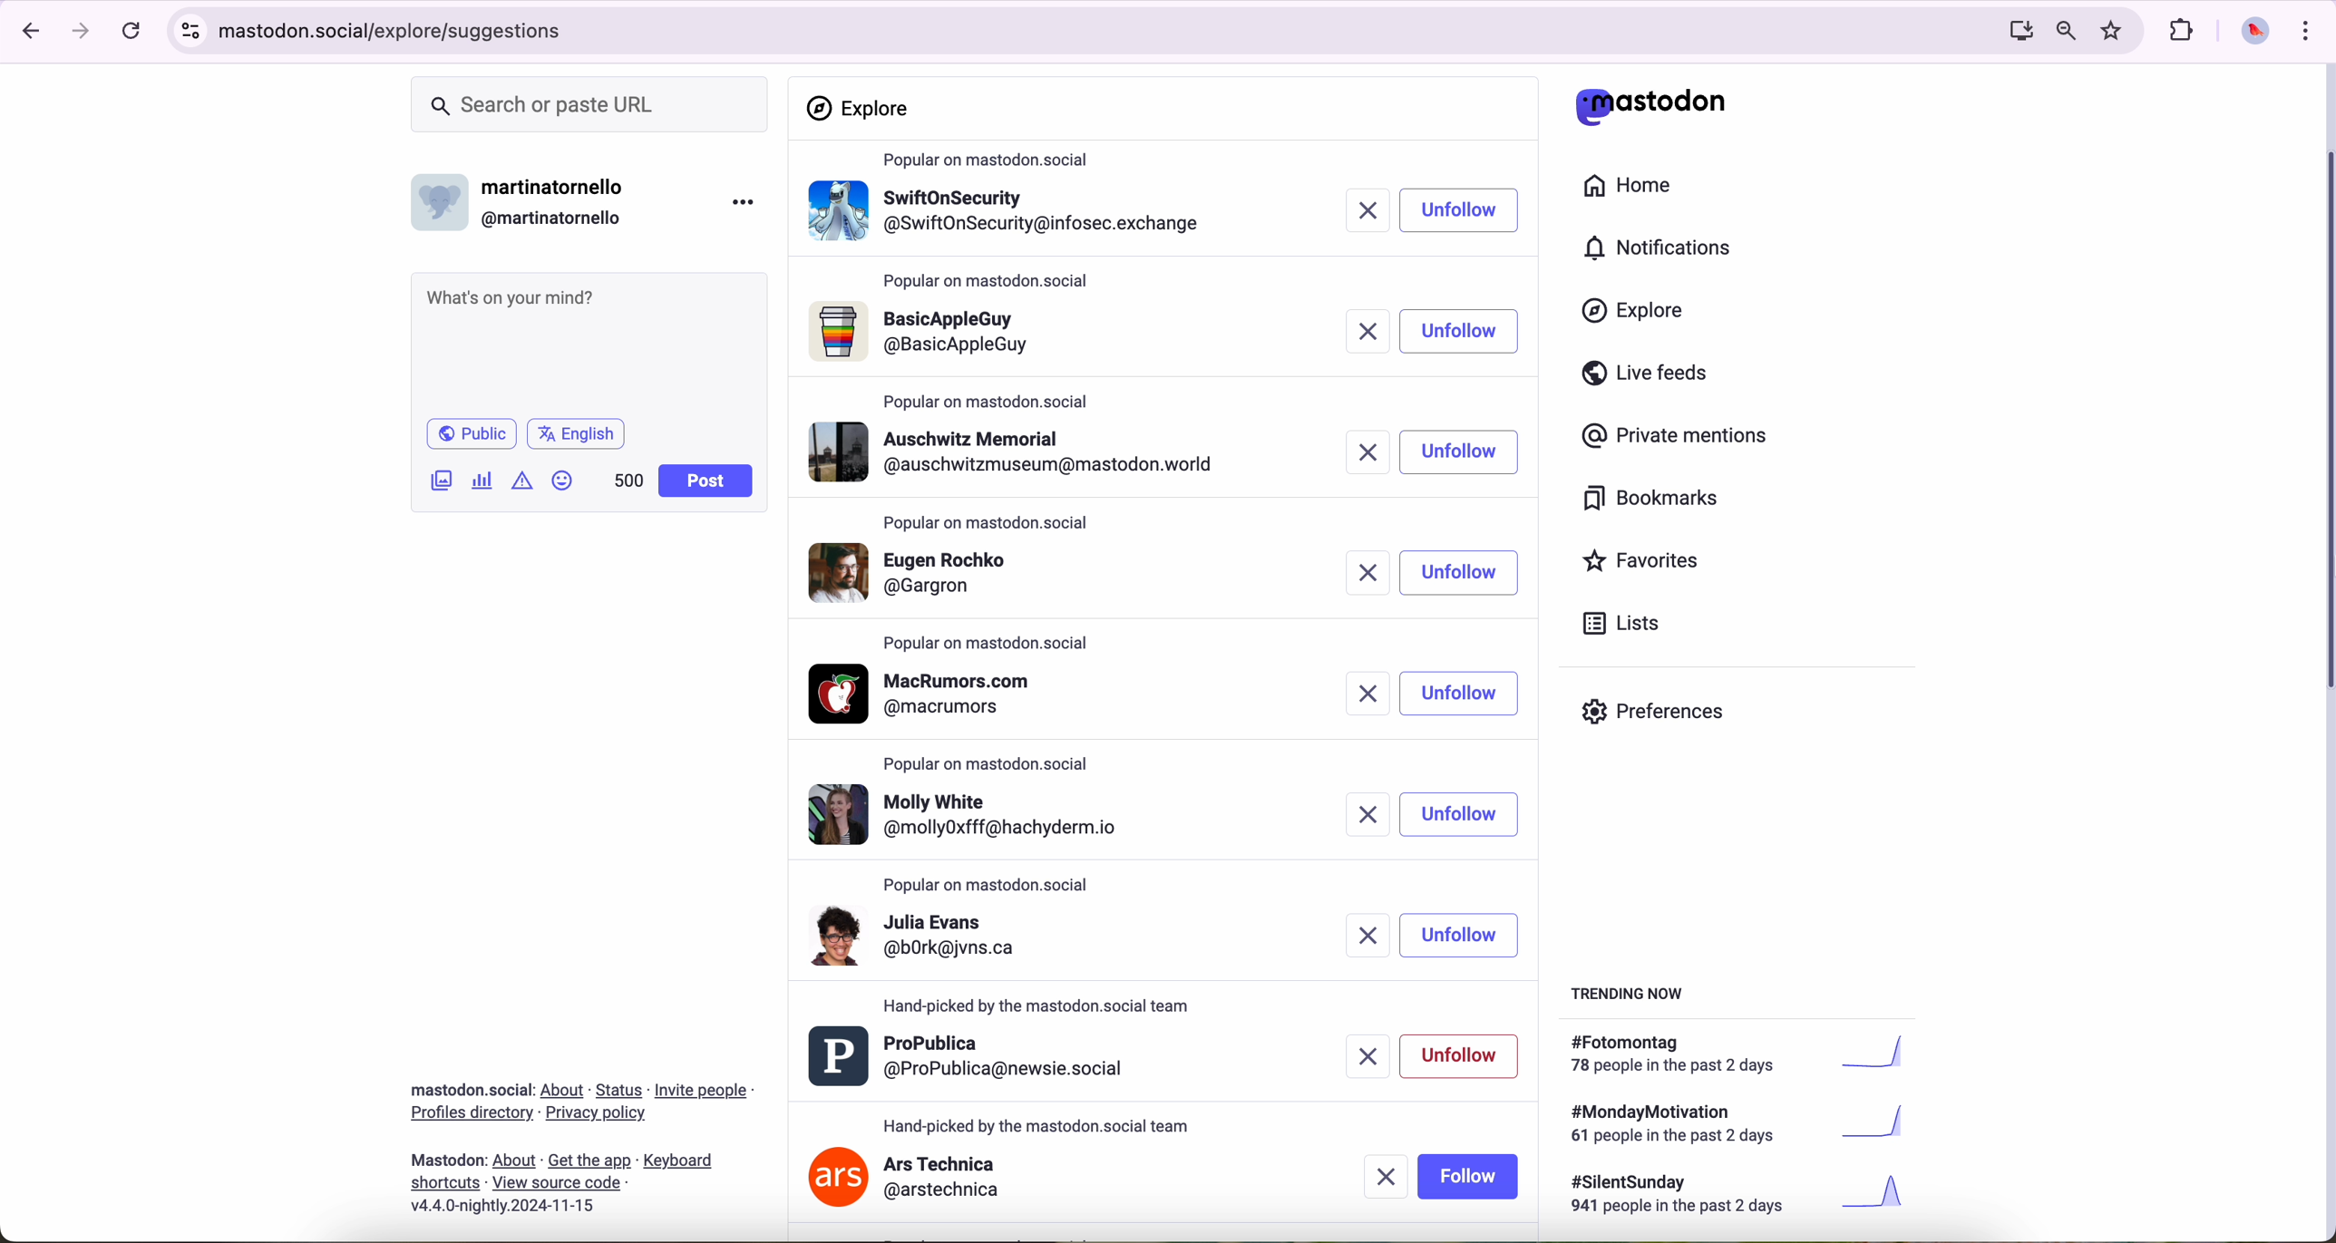 The image size is (2336, 1243). I want to click on follow, so click(1457, 333).